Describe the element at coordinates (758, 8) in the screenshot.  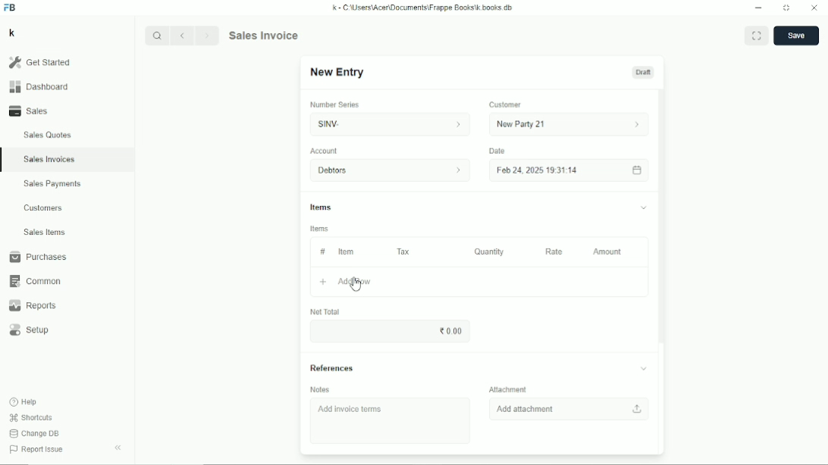
I see `Minimize` at that location.